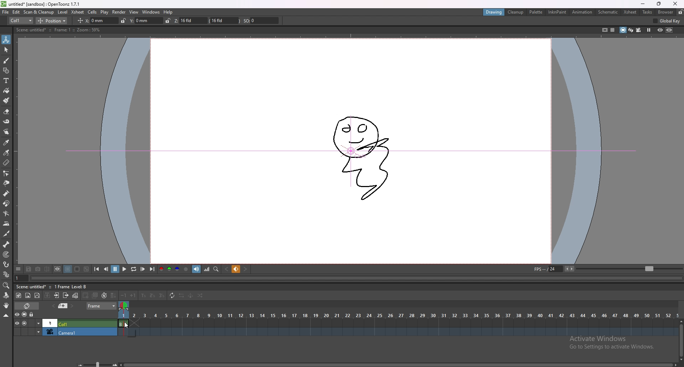  I want to click on locator, so click(216, 269).